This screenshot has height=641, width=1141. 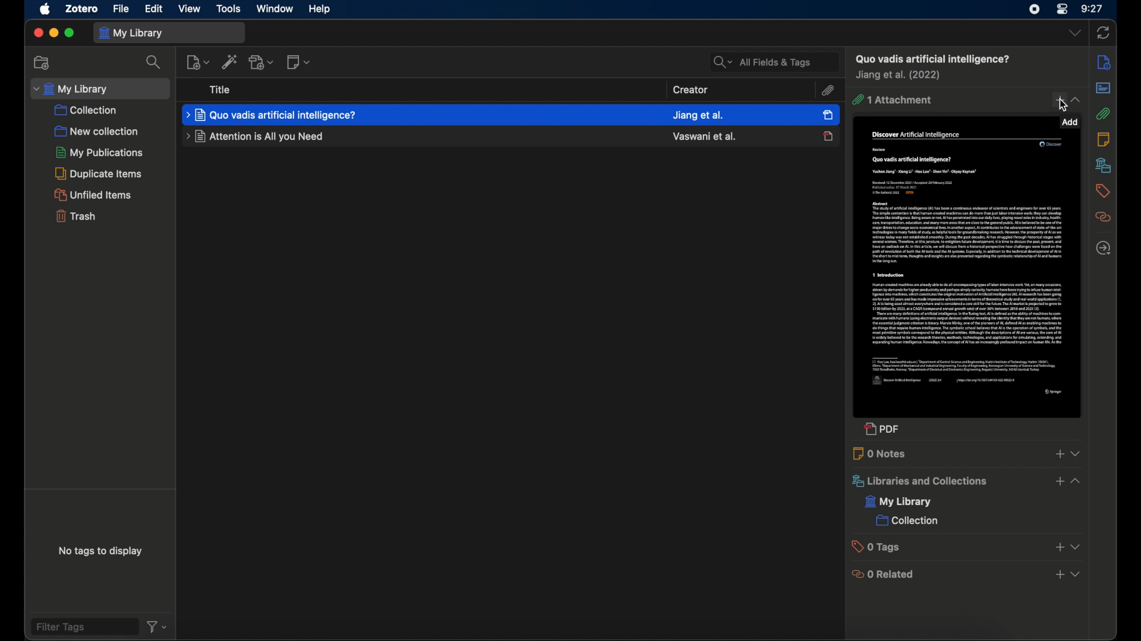 I want to click on attachments, so click(x=828, y=90).